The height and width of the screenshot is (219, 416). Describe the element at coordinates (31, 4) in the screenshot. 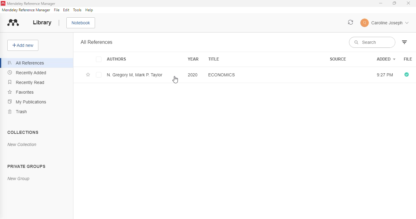

I see `mendeley reference manager` at that location.